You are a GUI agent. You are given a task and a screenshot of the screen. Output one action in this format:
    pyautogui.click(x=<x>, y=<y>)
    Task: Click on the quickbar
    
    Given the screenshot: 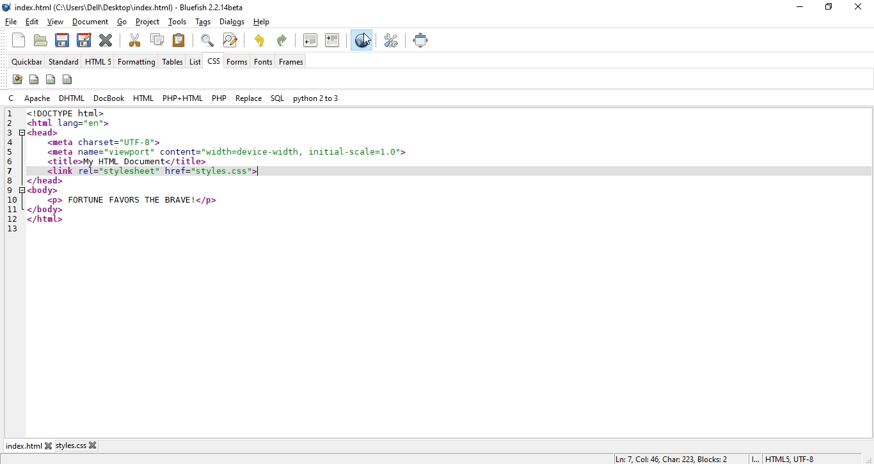 What is the action you would take?
    pyautogui.click(x=28, y=62)
    